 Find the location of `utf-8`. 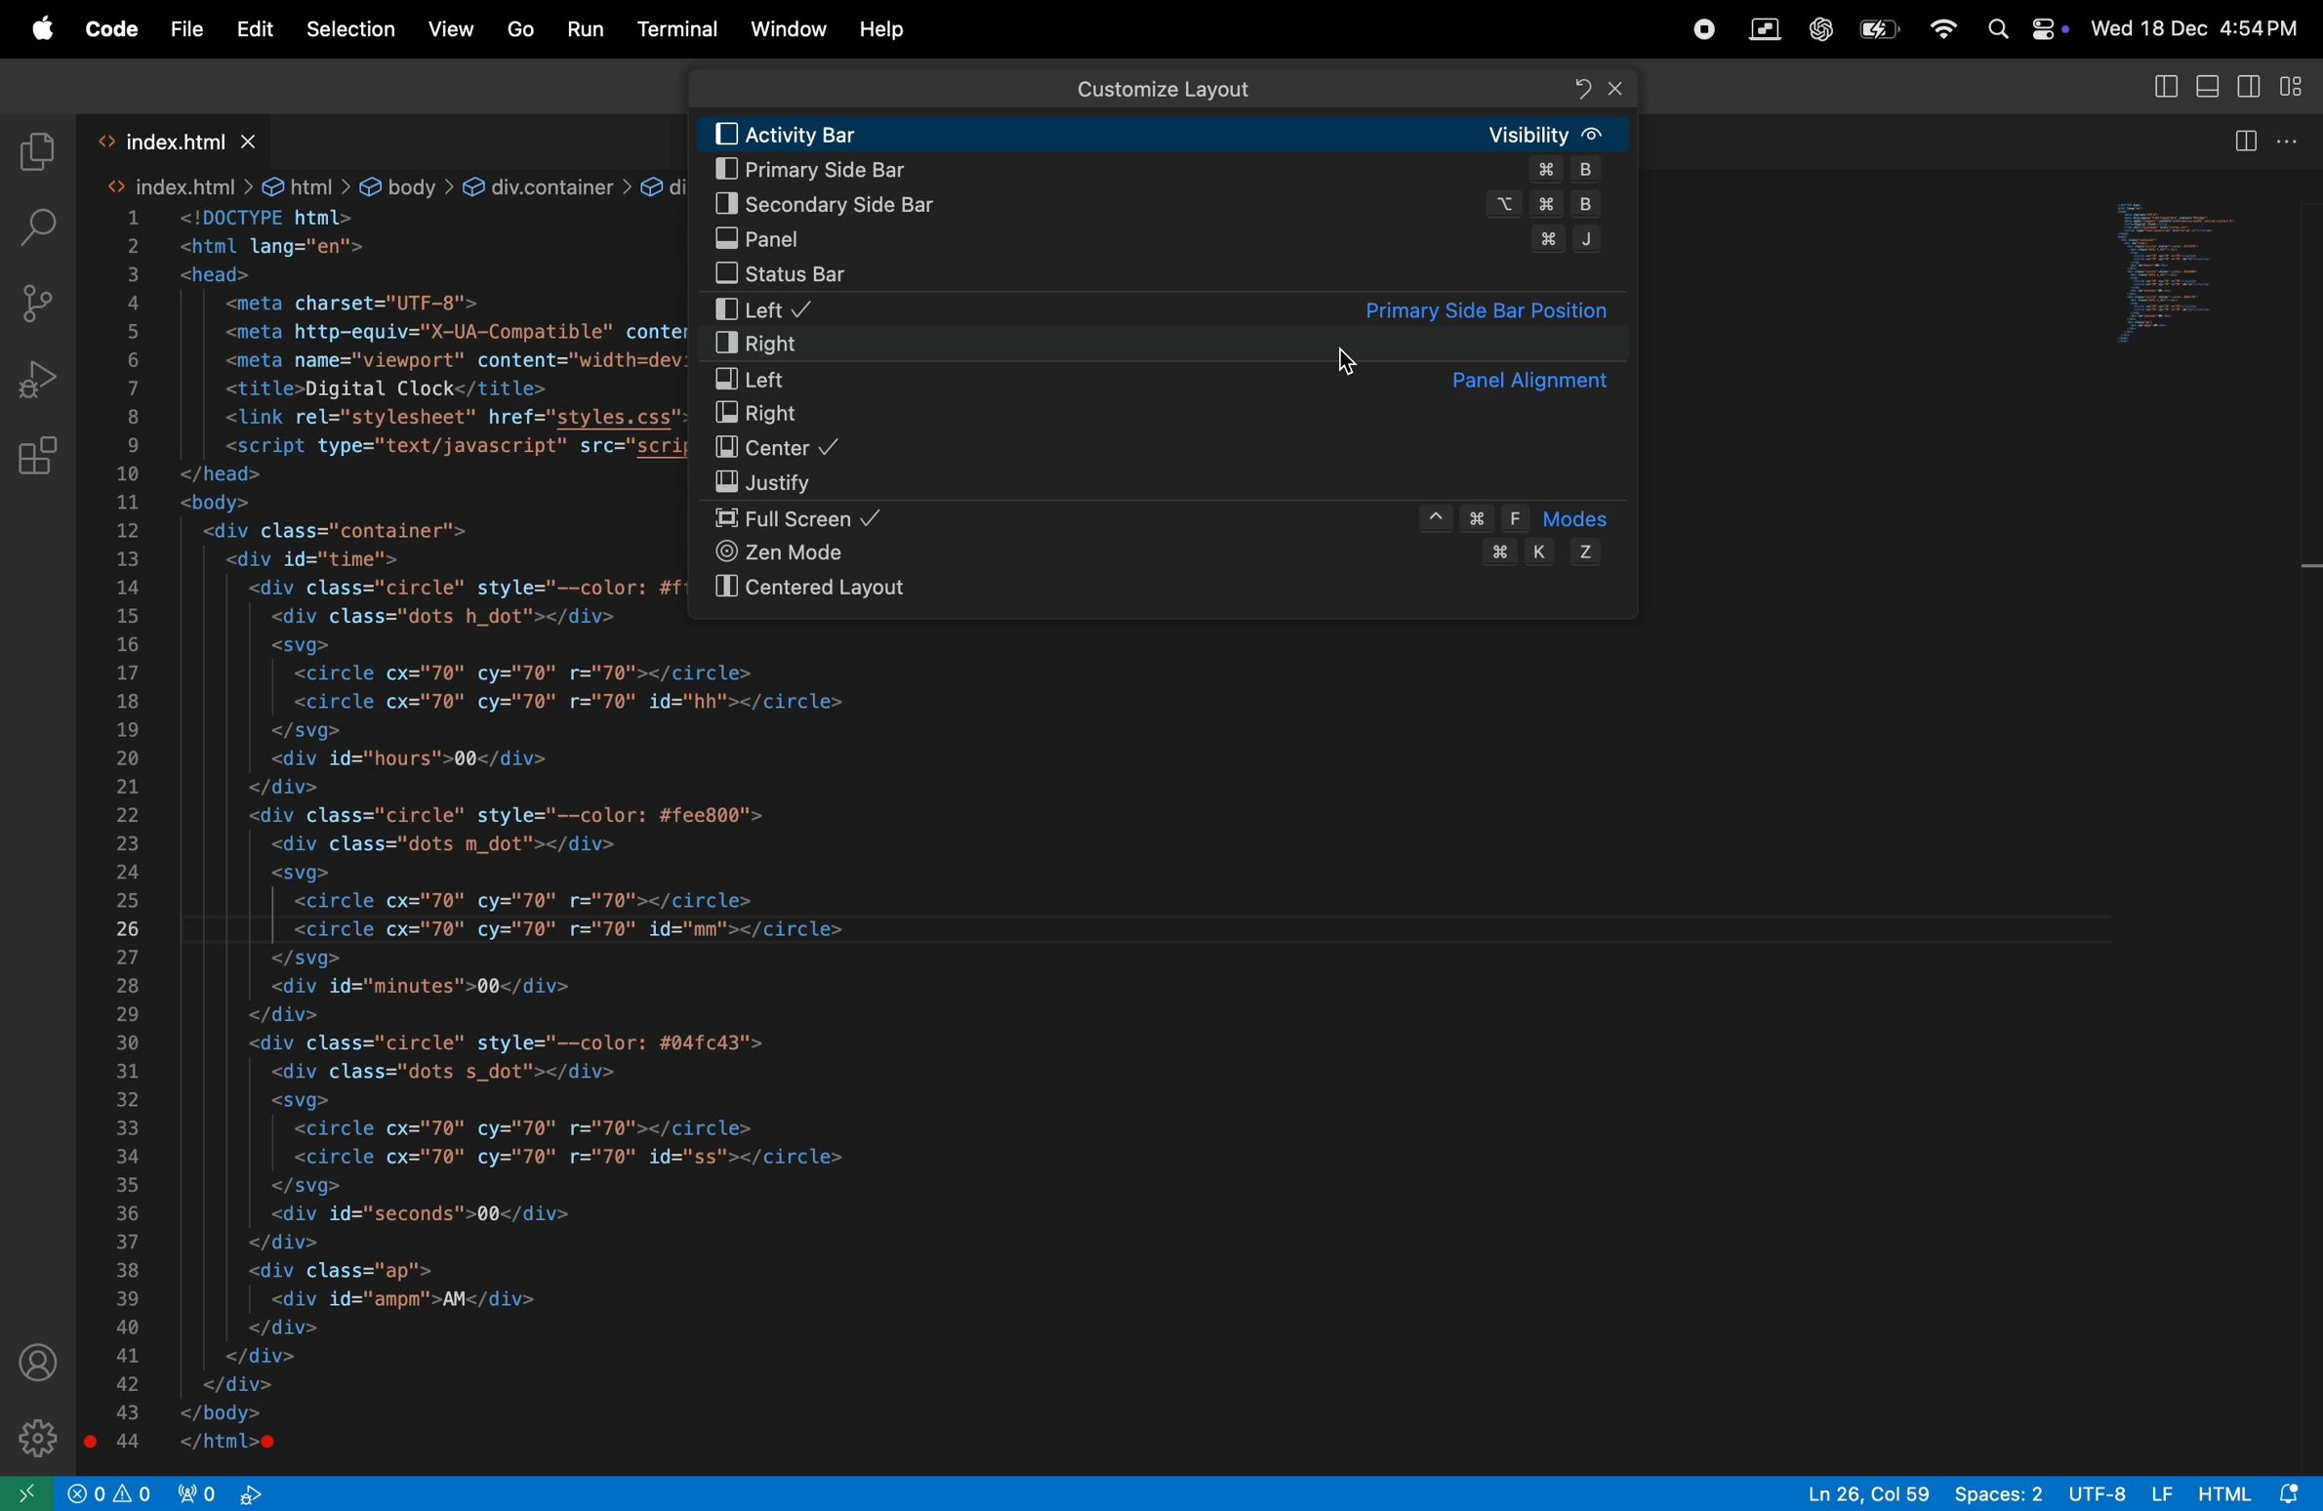

utf-8 is located at coordinates (2119, 1492).